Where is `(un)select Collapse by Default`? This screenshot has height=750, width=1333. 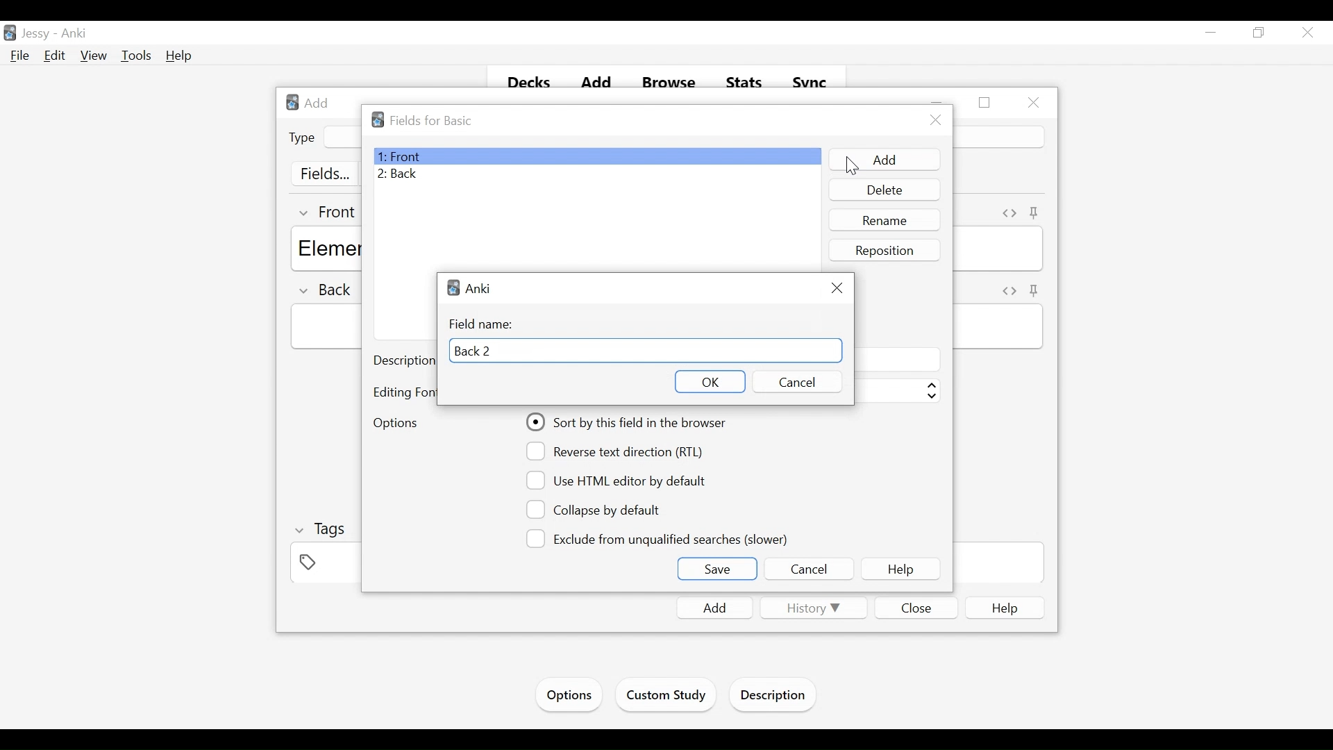
(un)select Collapse by Default is located at coordinates (597, 510).